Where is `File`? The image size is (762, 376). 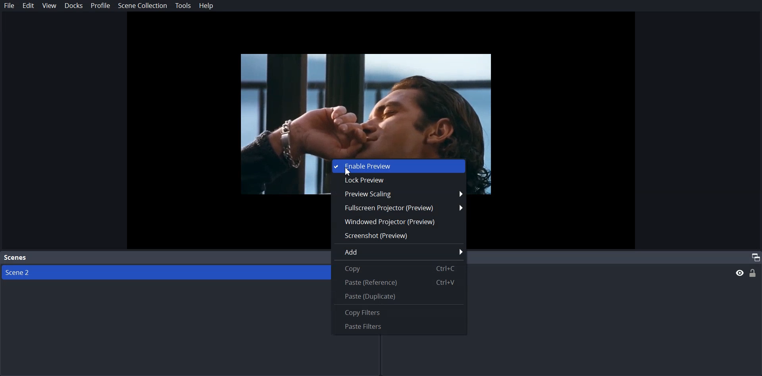 File is located at coordinates (9, 6).